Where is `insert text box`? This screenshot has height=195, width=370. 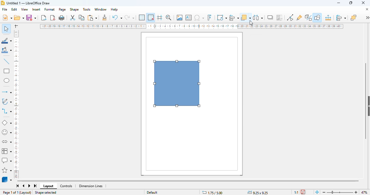 insert text box is located at coordinates (189, 18).